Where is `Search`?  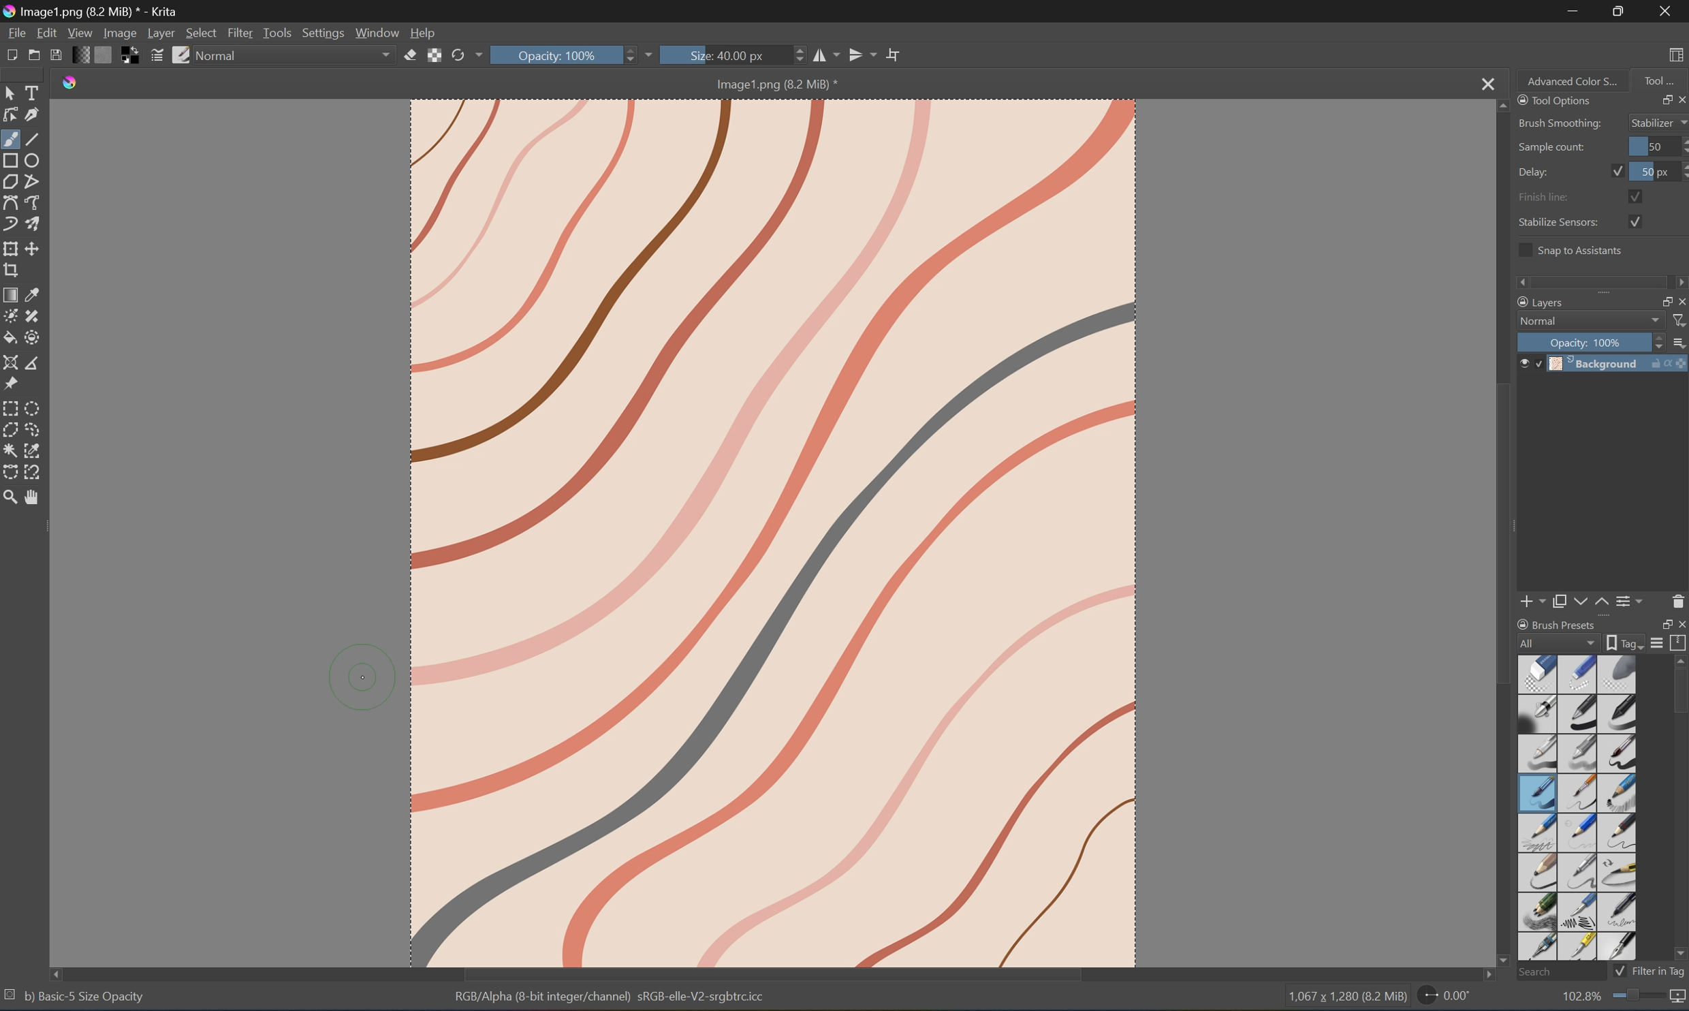 Search is located at coordinates (1557, 971).